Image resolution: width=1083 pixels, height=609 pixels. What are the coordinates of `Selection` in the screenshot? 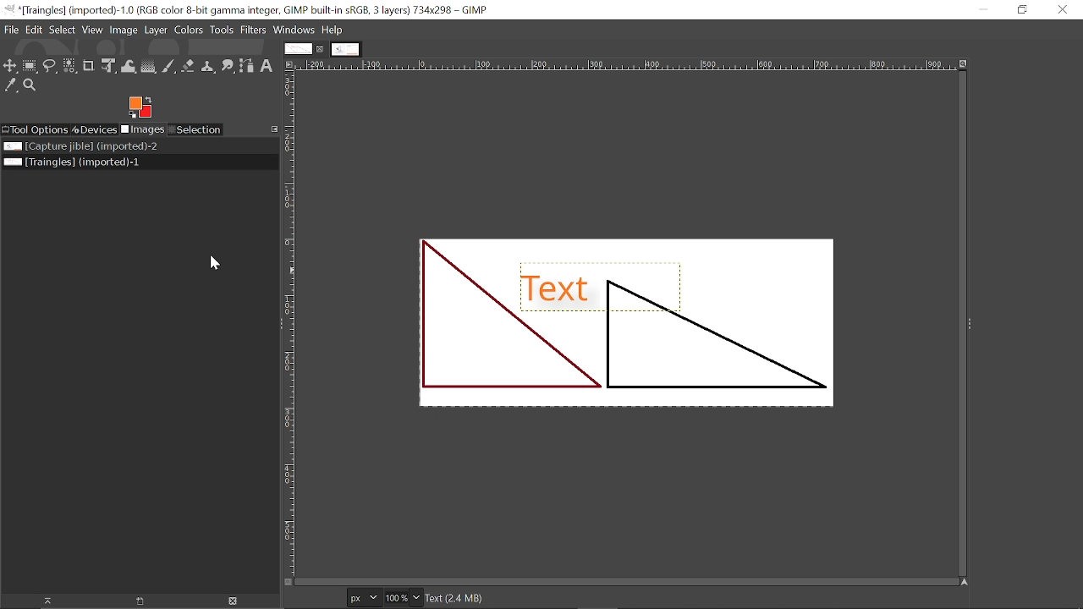 It's located at (196, 129).